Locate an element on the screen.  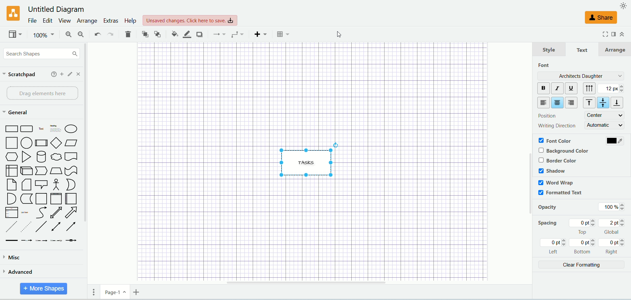
Parallelogram is located at coordinates (72, 143).